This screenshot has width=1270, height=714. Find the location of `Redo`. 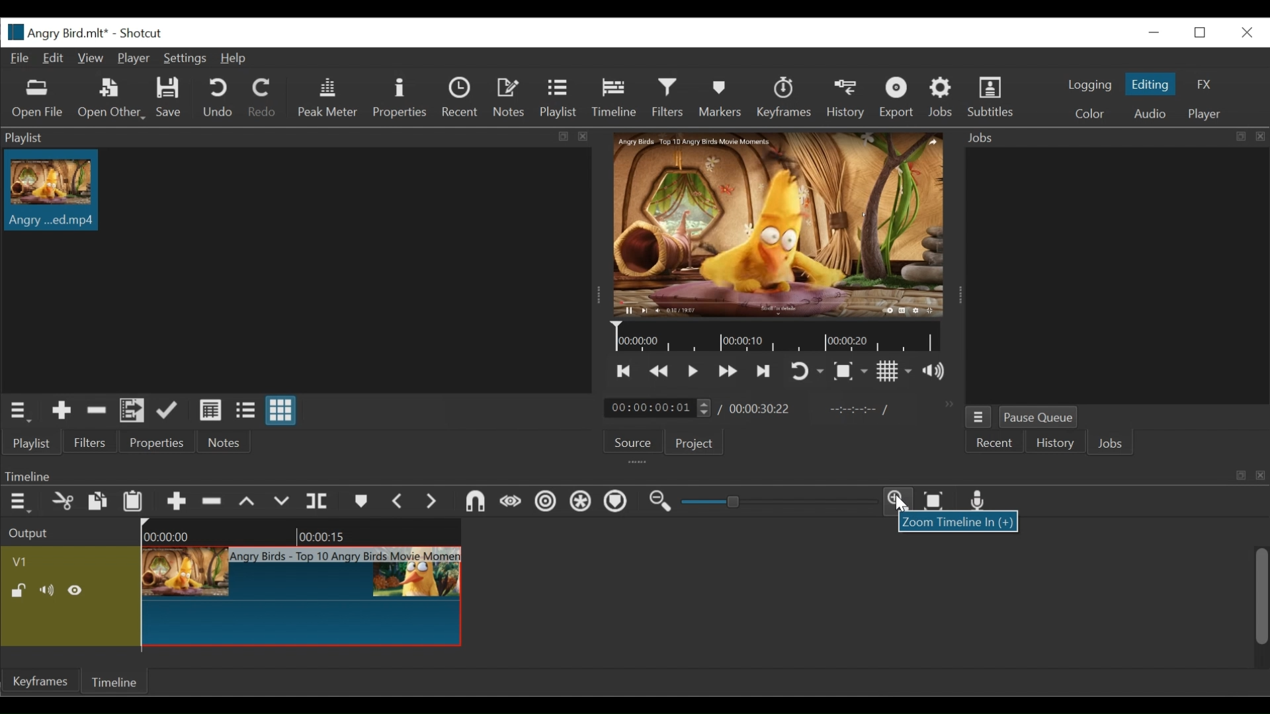

Redo is located at coordinates (261, 97).